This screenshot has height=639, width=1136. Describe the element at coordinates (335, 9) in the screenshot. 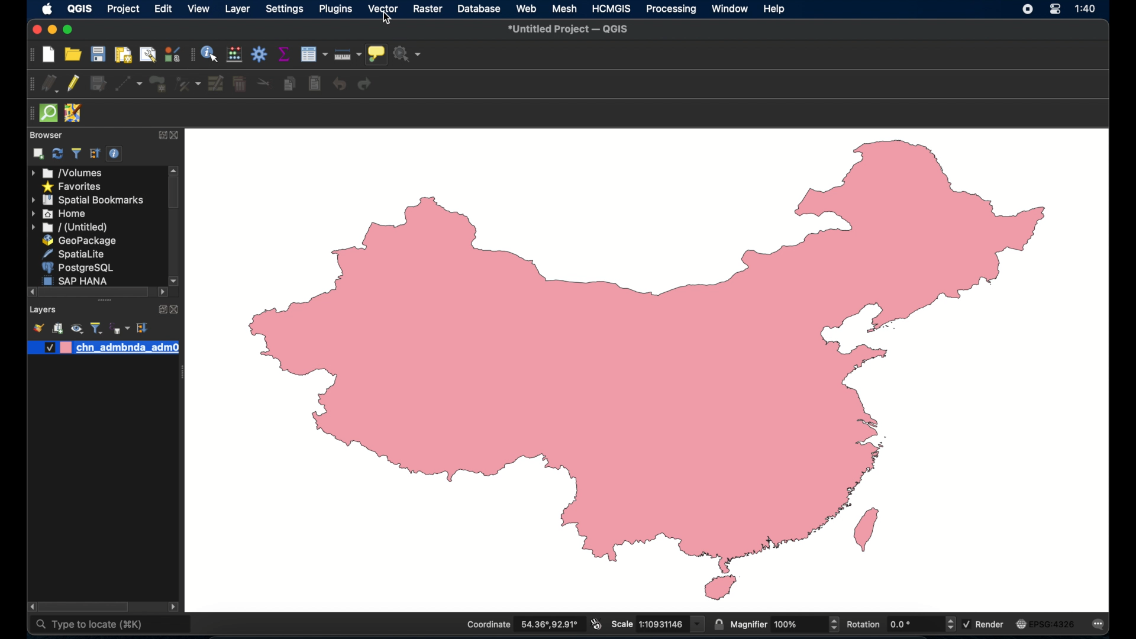

I see `plugins` at that location.